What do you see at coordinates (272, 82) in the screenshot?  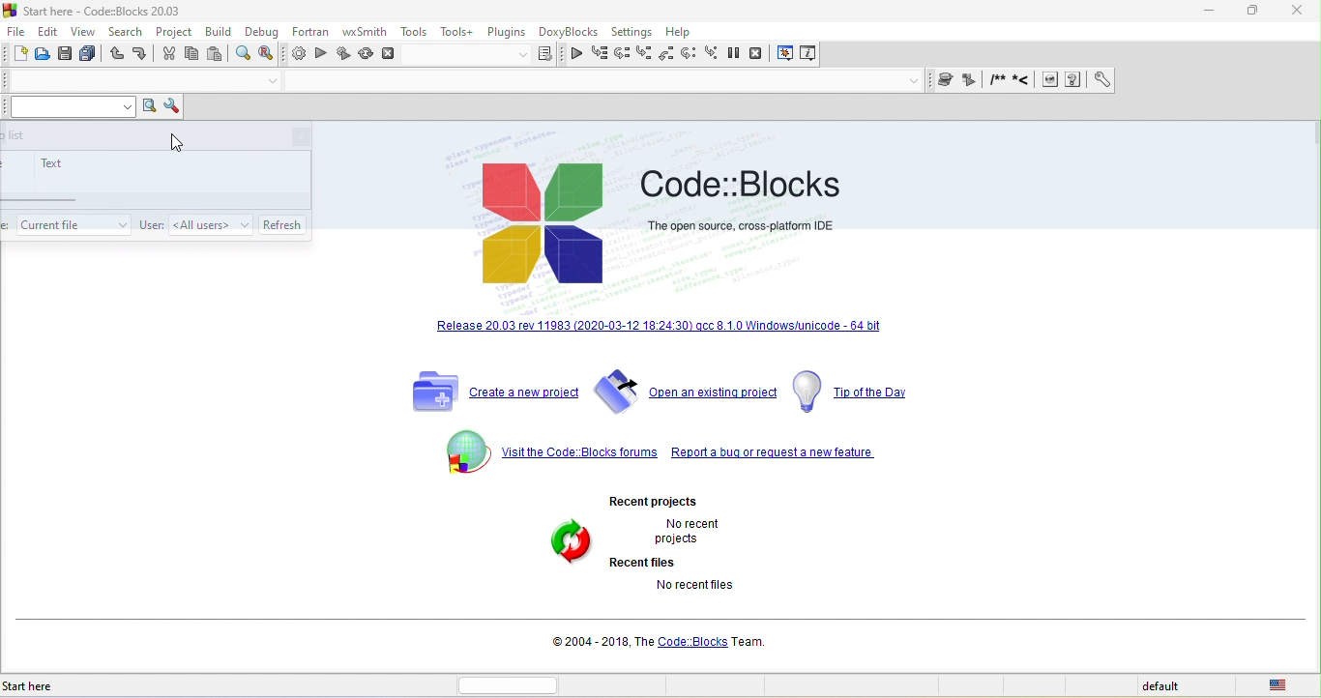 I see `drop down` at bounding box center [272, 82].